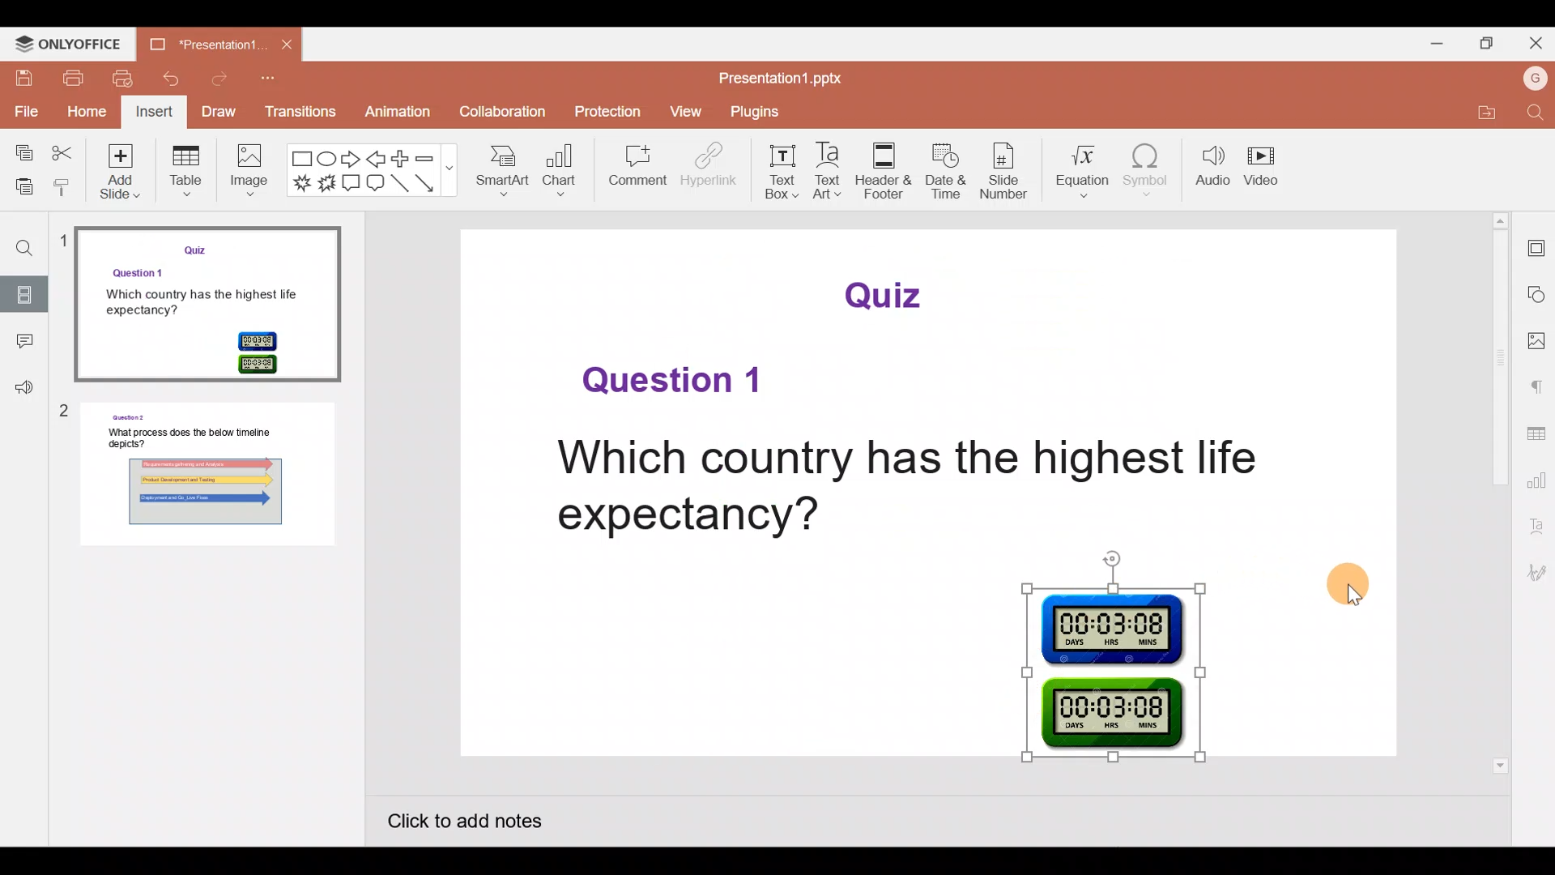 This screenshot has height=875, width=1555. I want to click on Find, so click(19, 242).